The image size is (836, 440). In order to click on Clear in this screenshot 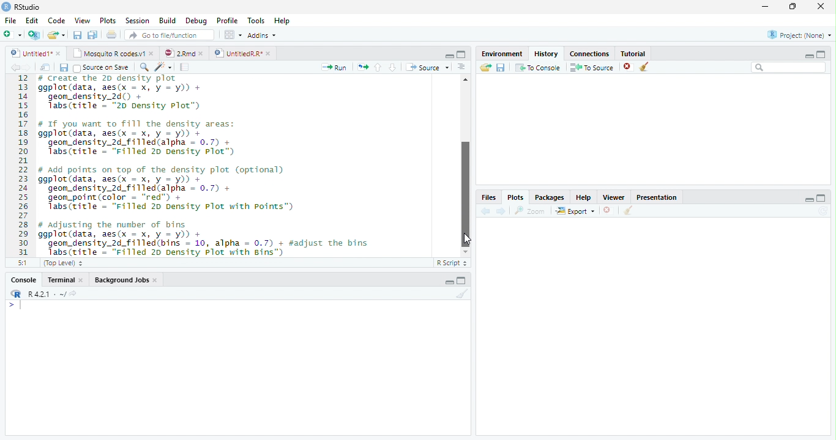, I will do `click(463, 293)`.